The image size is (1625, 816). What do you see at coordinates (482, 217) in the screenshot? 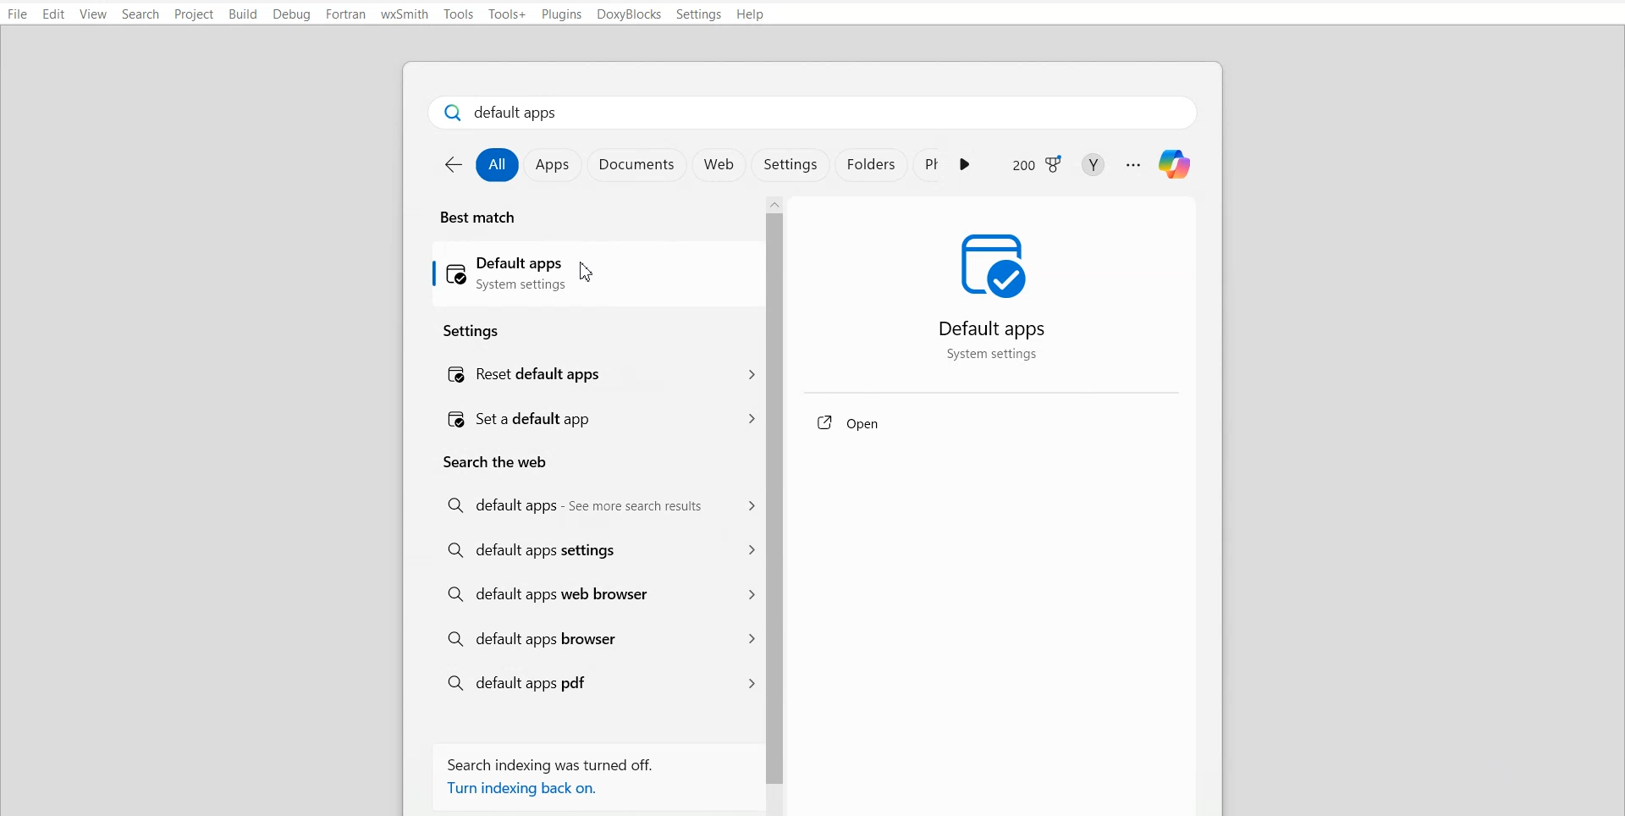
I see `Title` at bounding box center [482, 217].